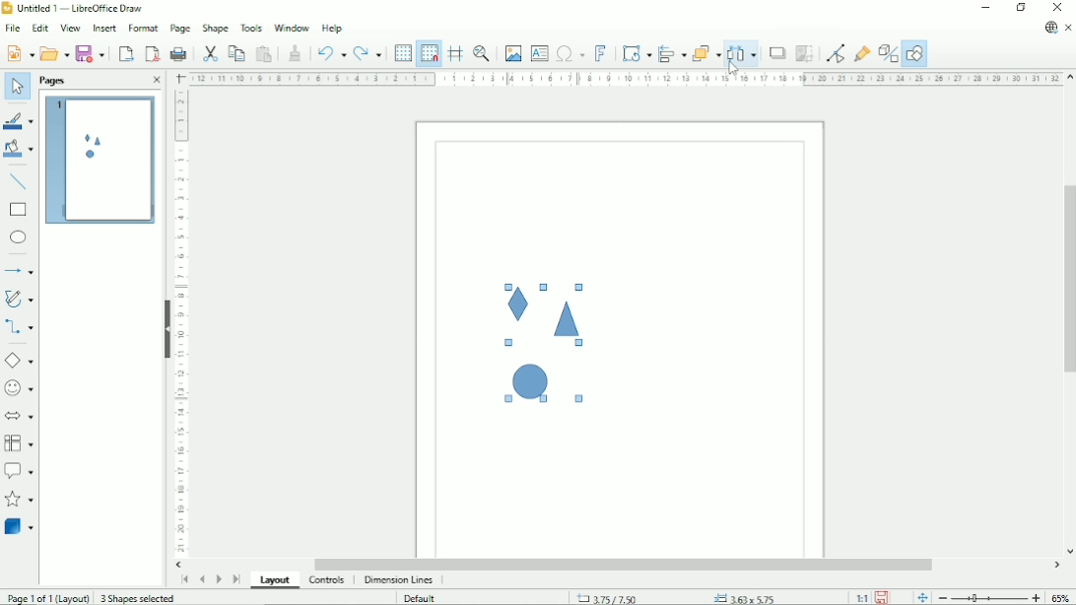 The width and height of the screenshot is (1076, 605). Describe the element at coordinates (93, 52) in the screenshot. I see `Save` at that location.